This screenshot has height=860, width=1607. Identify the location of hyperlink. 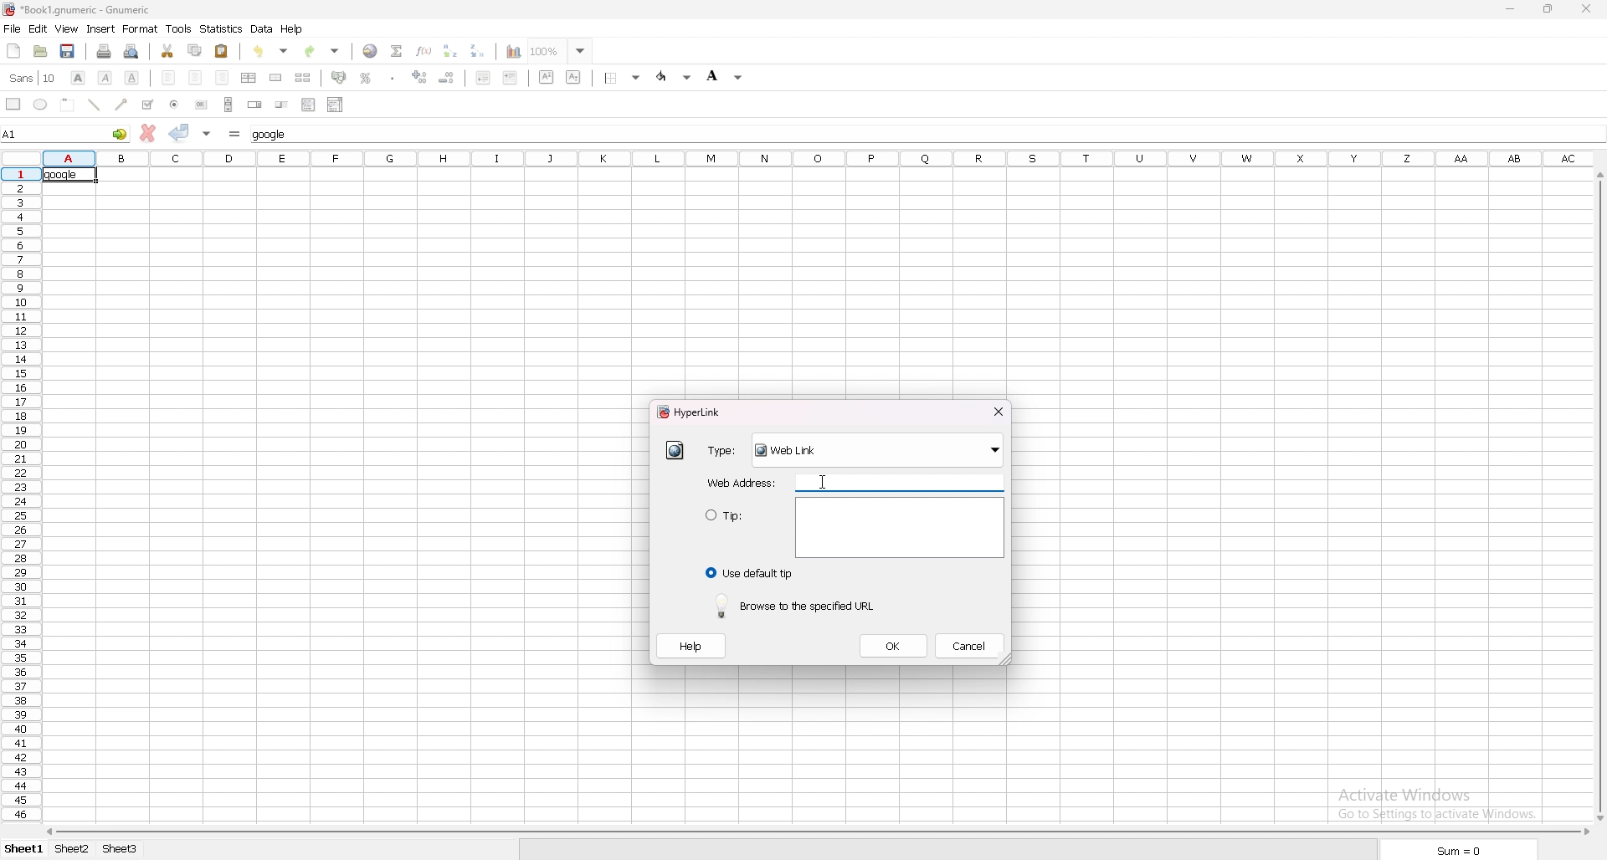
(676, 452).